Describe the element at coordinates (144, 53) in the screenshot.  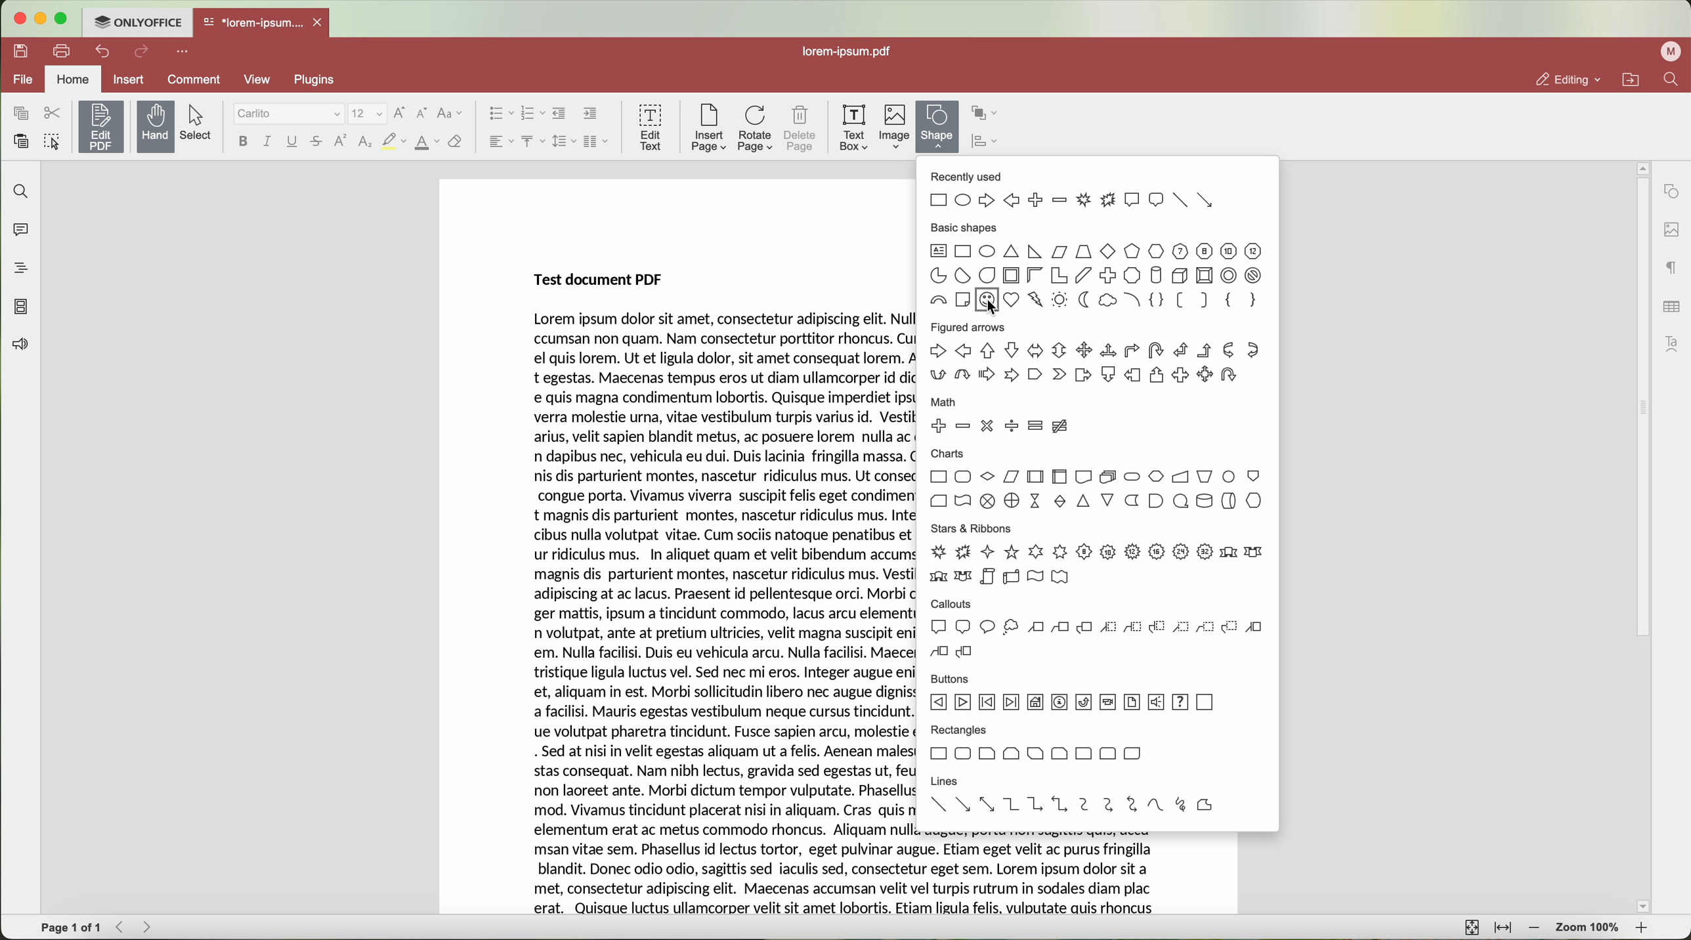
I see `redo` at that location.